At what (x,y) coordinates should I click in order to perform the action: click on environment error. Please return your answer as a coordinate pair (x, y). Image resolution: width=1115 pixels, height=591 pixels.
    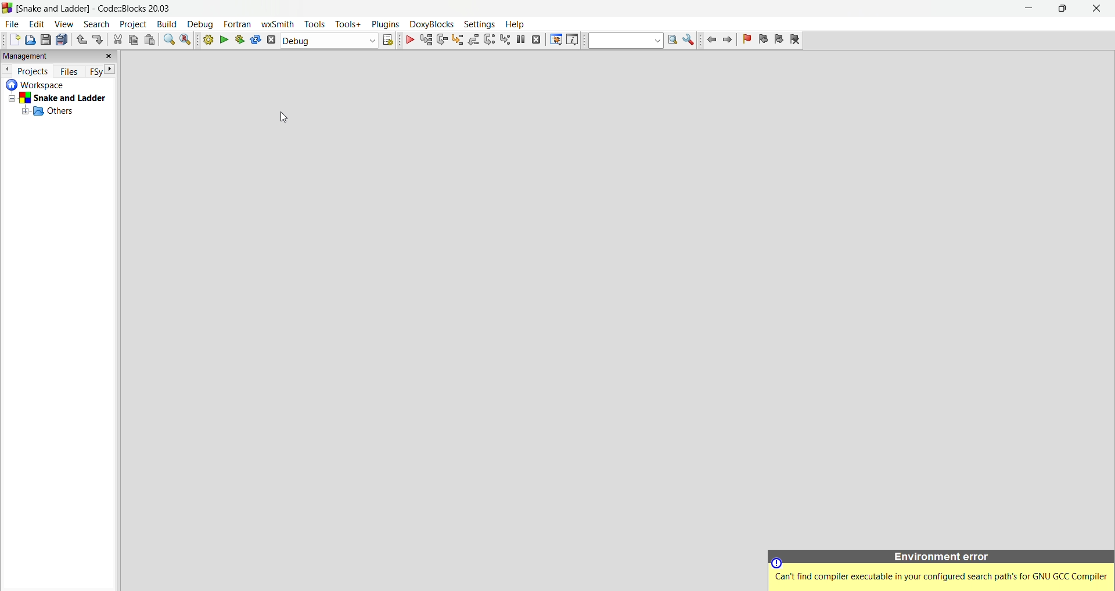
    Looking at the image, I should click on (941, 555).